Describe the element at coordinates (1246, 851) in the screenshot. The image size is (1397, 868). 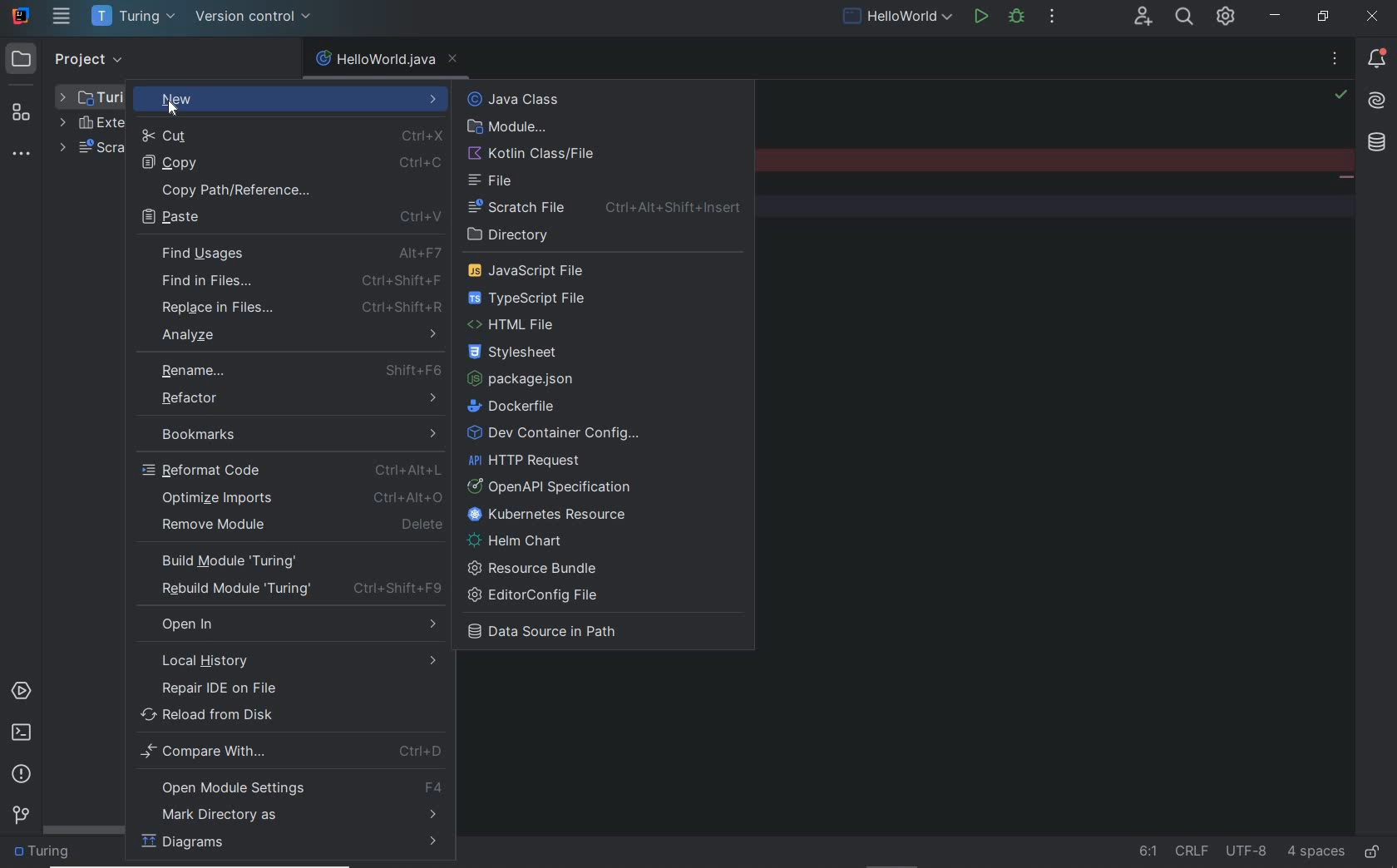
I see `file encoding` at that location.